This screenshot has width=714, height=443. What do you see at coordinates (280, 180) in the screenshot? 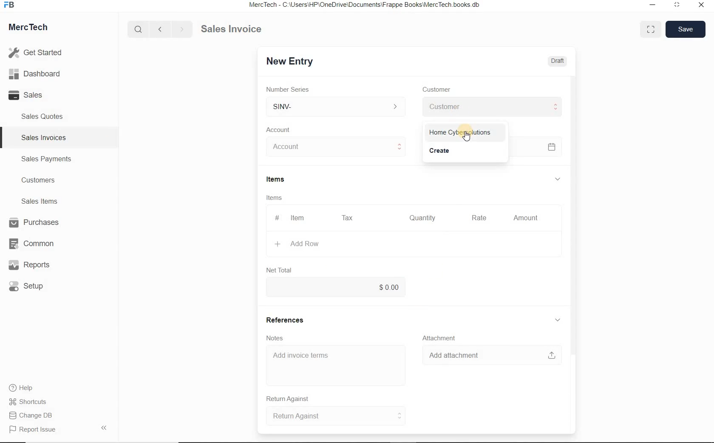
I see `Items` at bounding box center [280, 180].